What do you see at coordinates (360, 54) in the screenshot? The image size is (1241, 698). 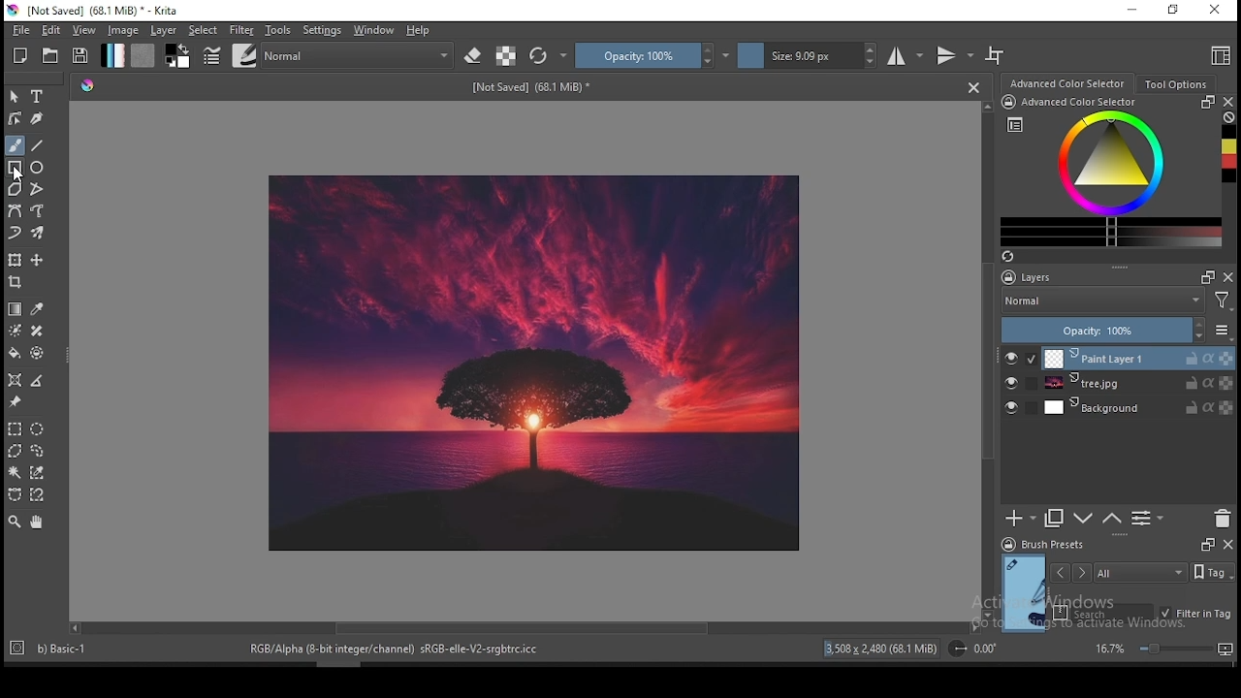 I see `blending mode` at bounding box center [360, 54].